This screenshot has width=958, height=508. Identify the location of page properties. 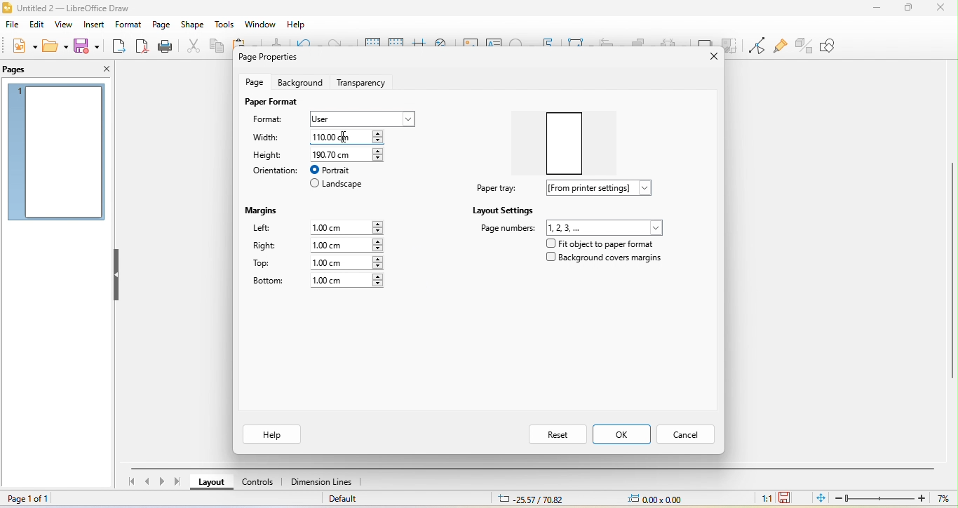
(272, 58).